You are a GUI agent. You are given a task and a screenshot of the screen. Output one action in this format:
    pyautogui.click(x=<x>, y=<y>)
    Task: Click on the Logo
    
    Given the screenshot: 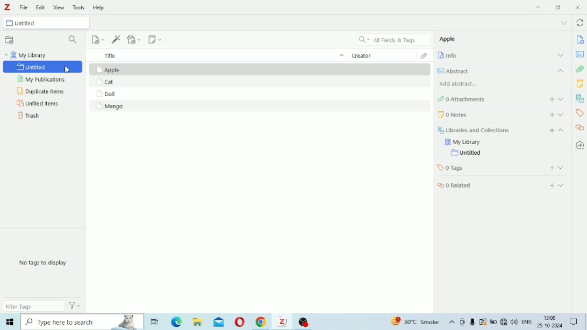 What is the action you would take?
    pyautogui.click(x=8, y=7)
    